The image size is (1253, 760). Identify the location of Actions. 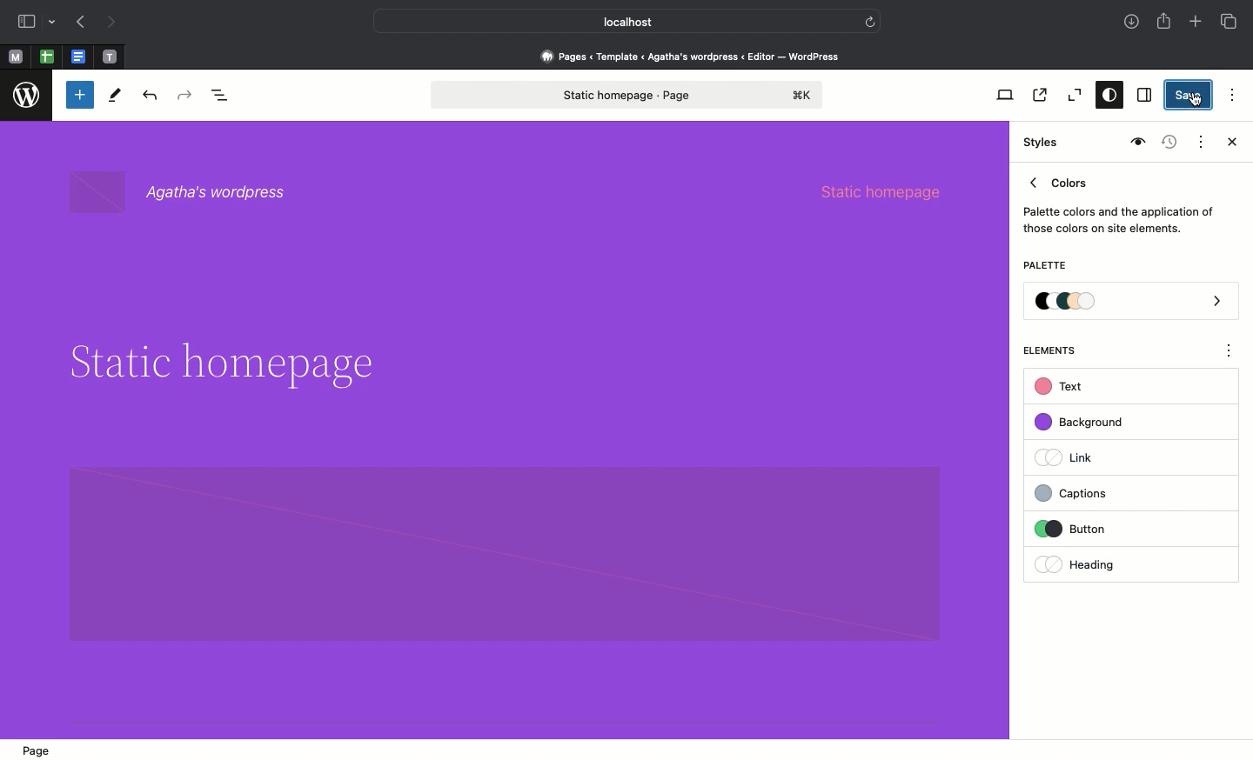
(1199, 140).